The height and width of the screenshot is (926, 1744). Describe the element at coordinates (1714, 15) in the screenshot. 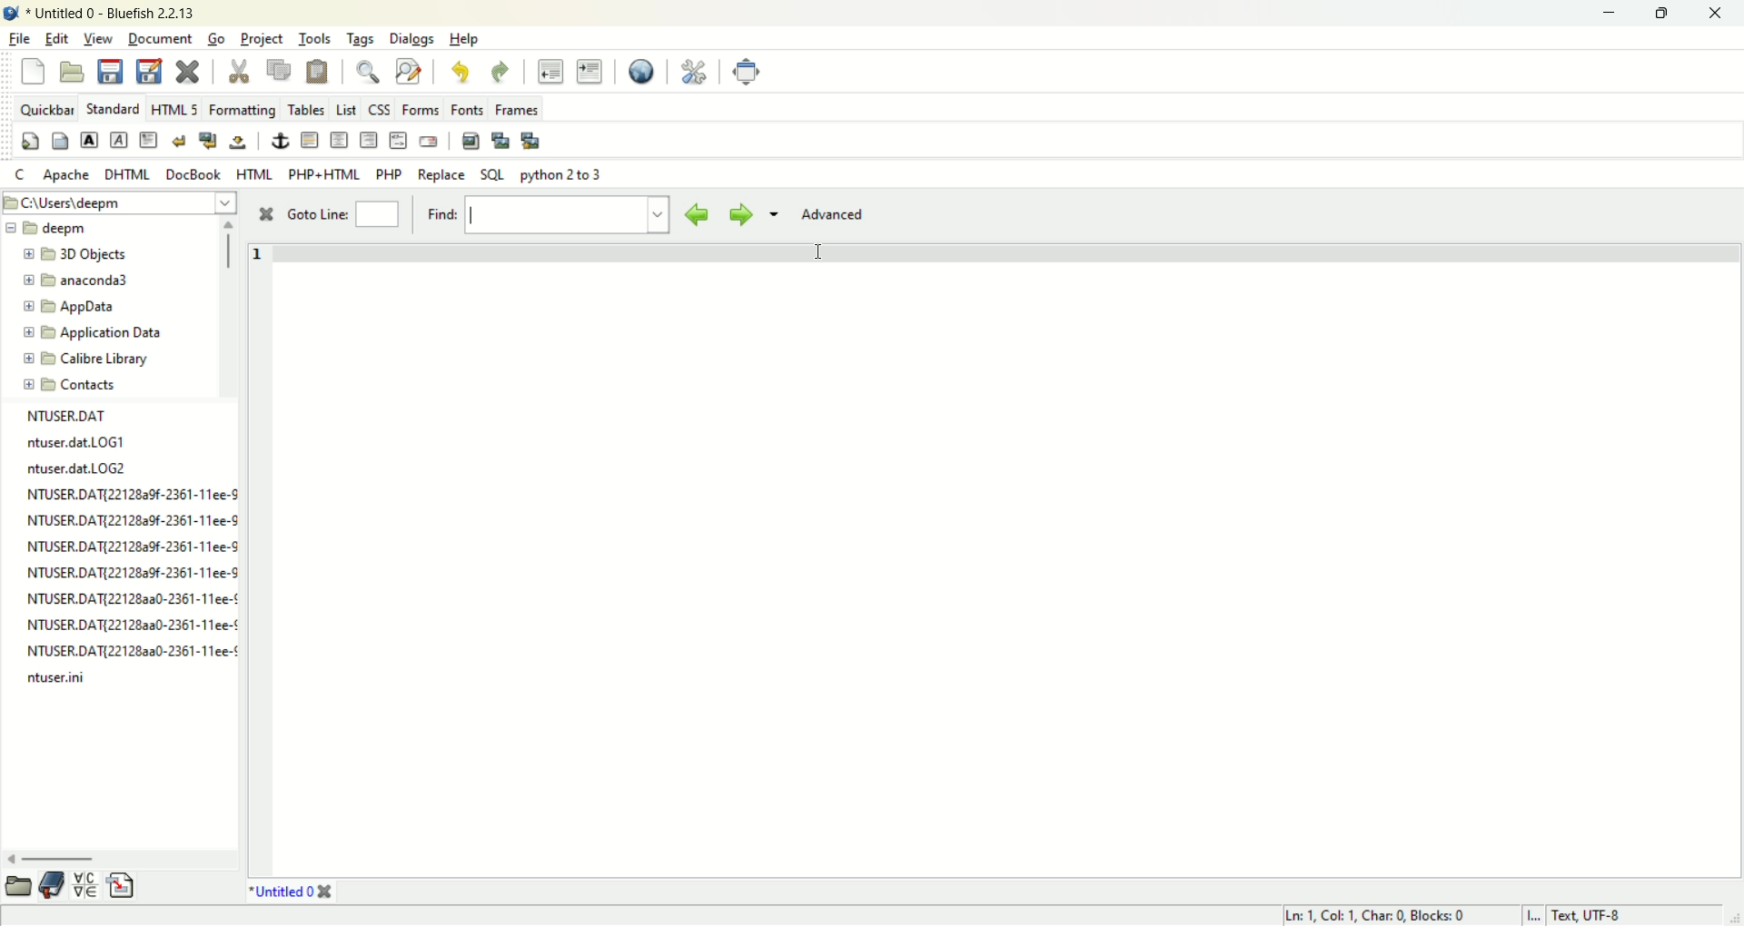

I see `close` at that location.